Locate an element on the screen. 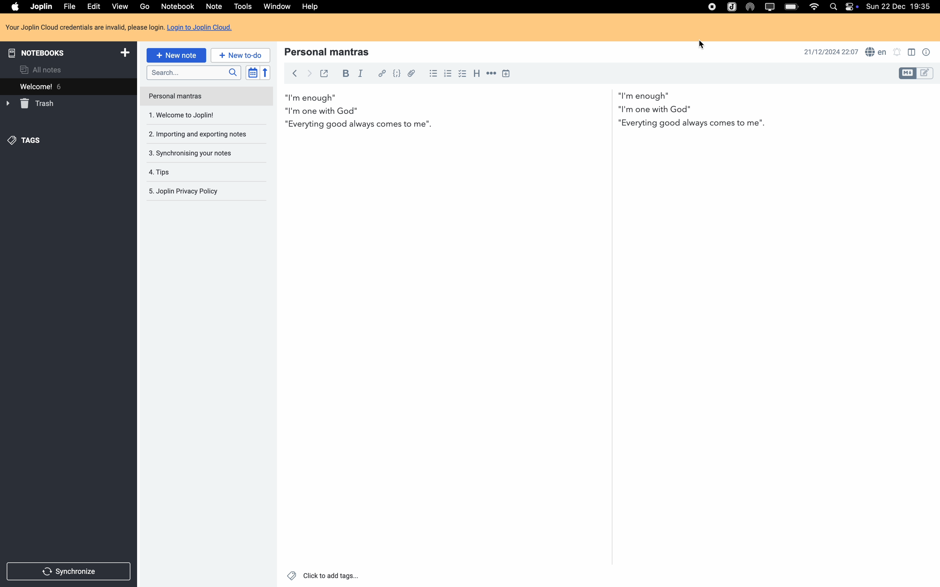 The height and width of the screenshot is (587, 940). trash is located at coordinates (38, 104).